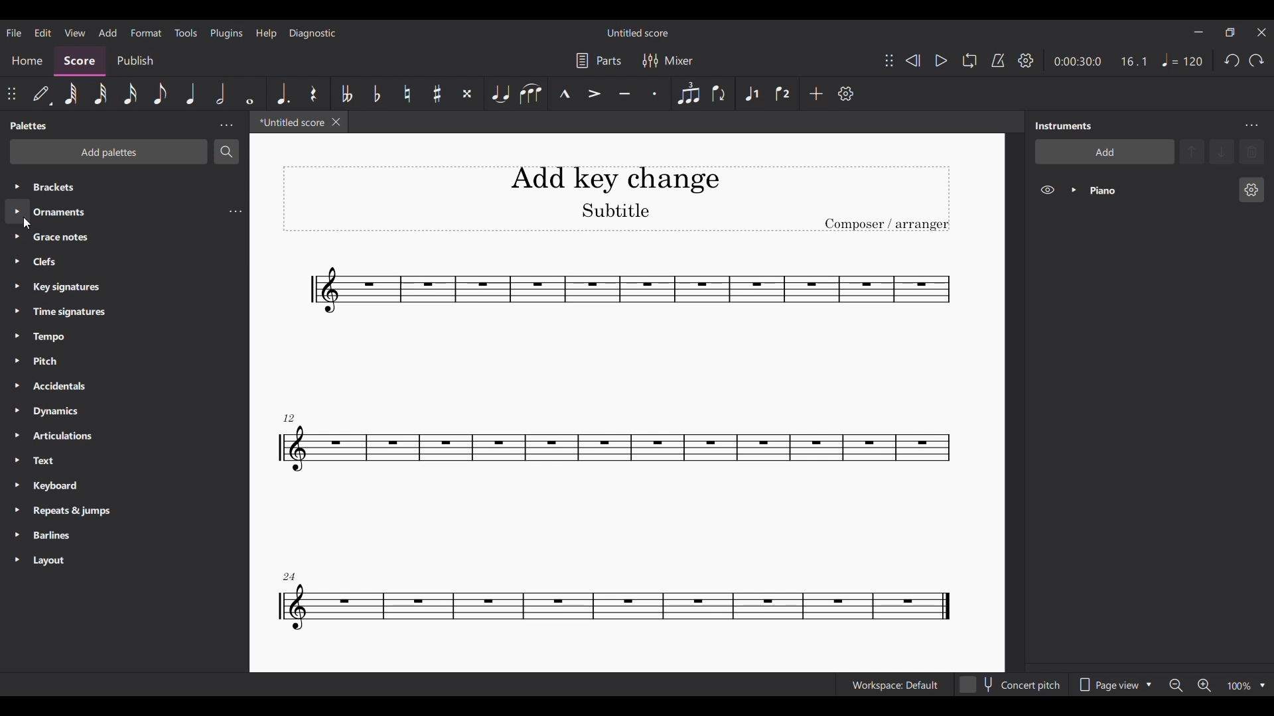  What do you see at coordinates (913, 60) in the screenshot?
I see `Rewind` at bounding box center [913, 60].